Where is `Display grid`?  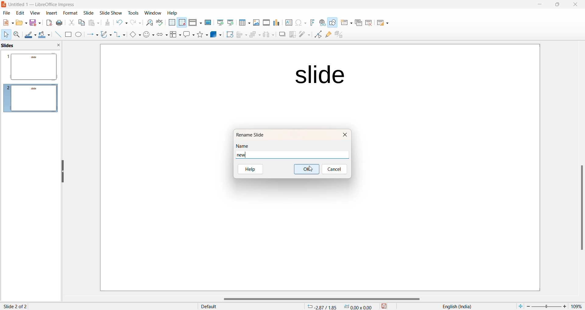
Display grid is located at coordinates (172, 22).